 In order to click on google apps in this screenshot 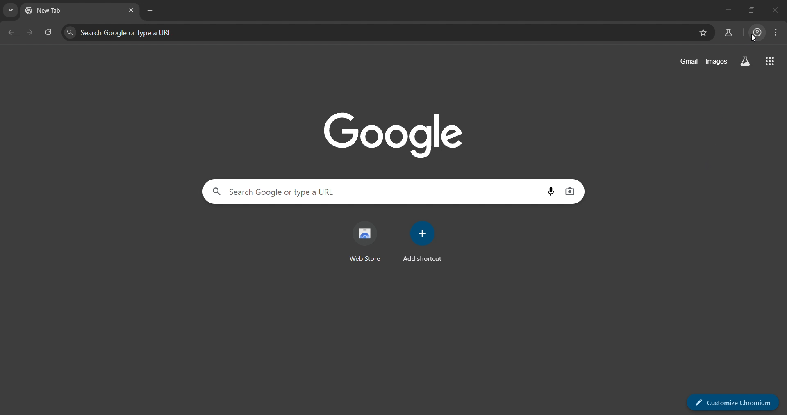, I will do `click(771, 62)`.